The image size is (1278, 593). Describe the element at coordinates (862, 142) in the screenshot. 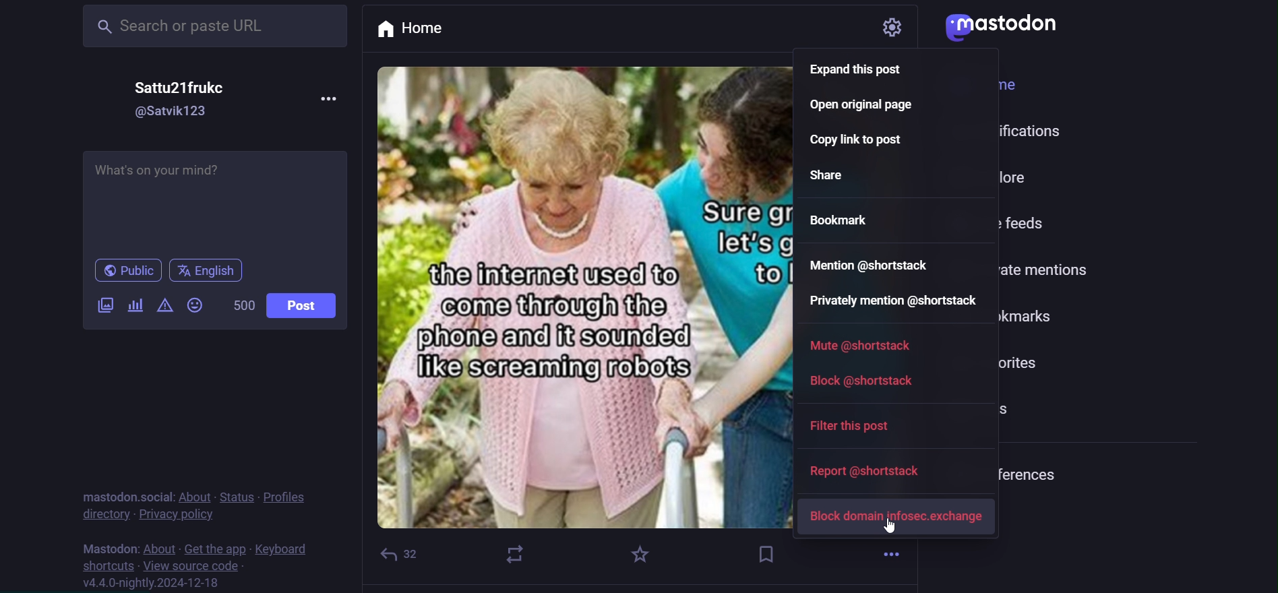

I see `copy link to post` at that location.